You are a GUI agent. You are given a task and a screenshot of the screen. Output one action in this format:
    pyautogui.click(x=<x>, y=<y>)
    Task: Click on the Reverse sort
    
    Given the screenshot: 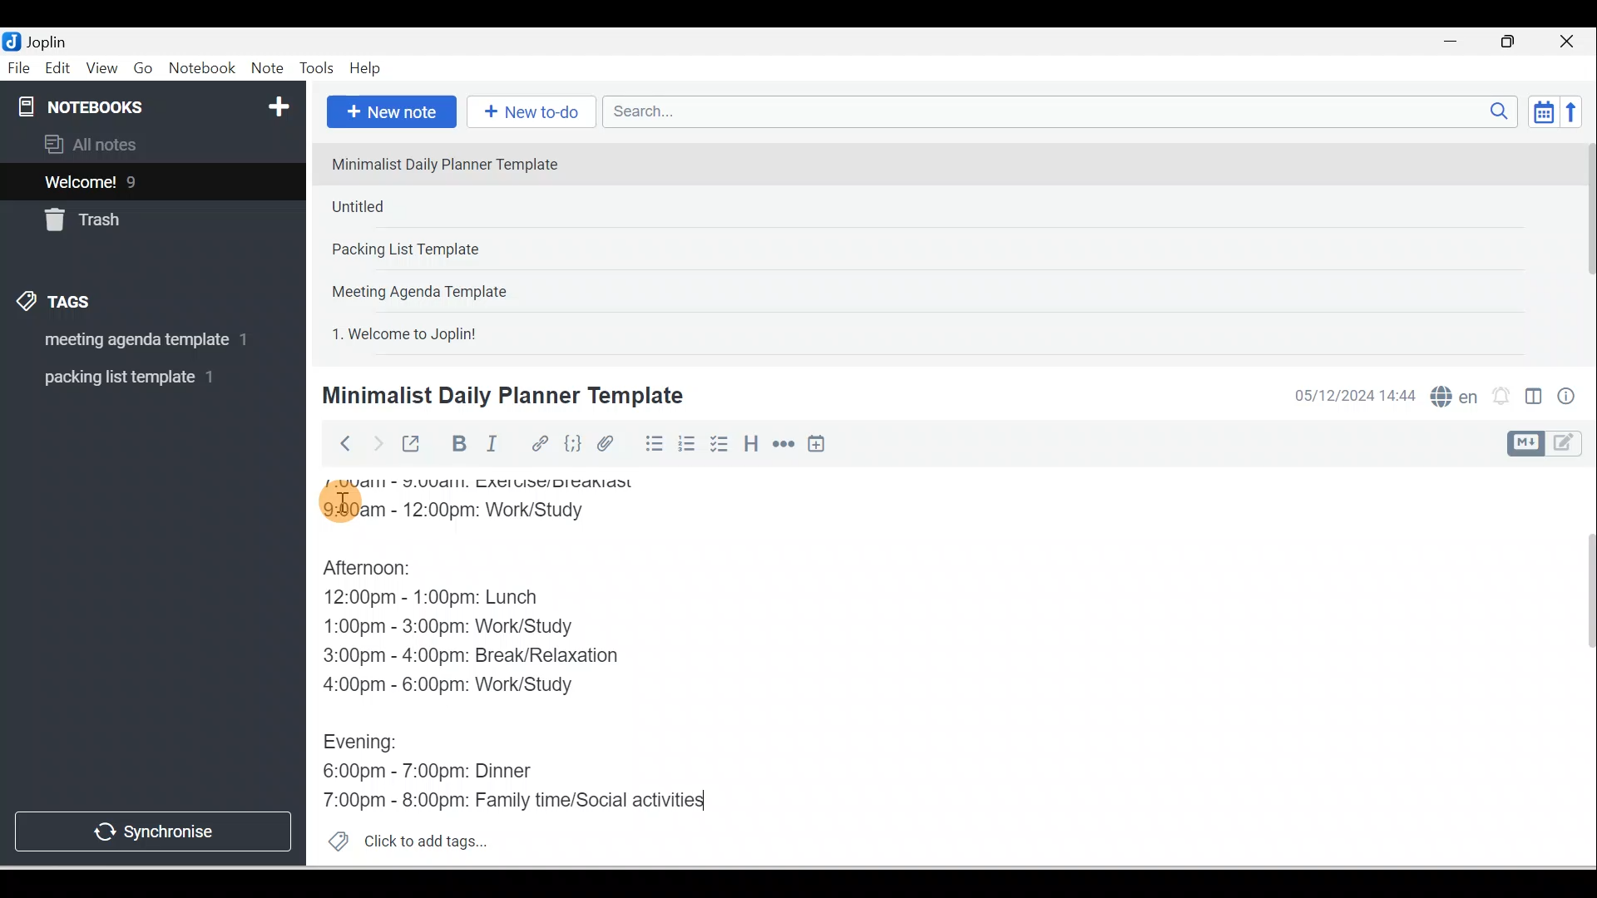 What is the action you would take?
    pyautogui.click(x=1576, y=111)
    